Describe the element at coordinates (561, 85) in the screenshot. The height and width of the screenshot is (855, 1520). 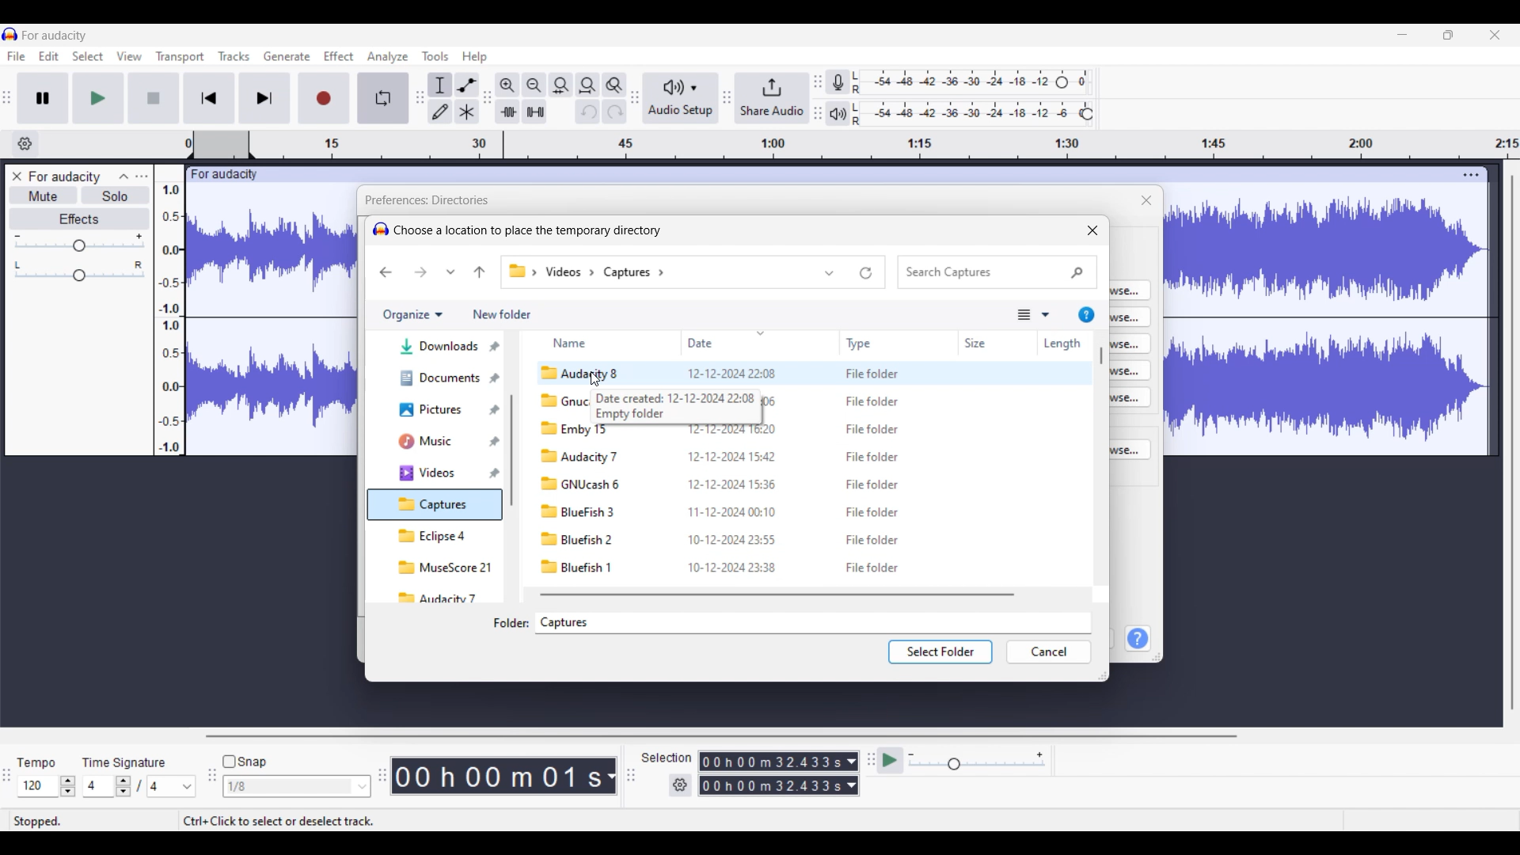
I see `Fit selection to width` at that location.